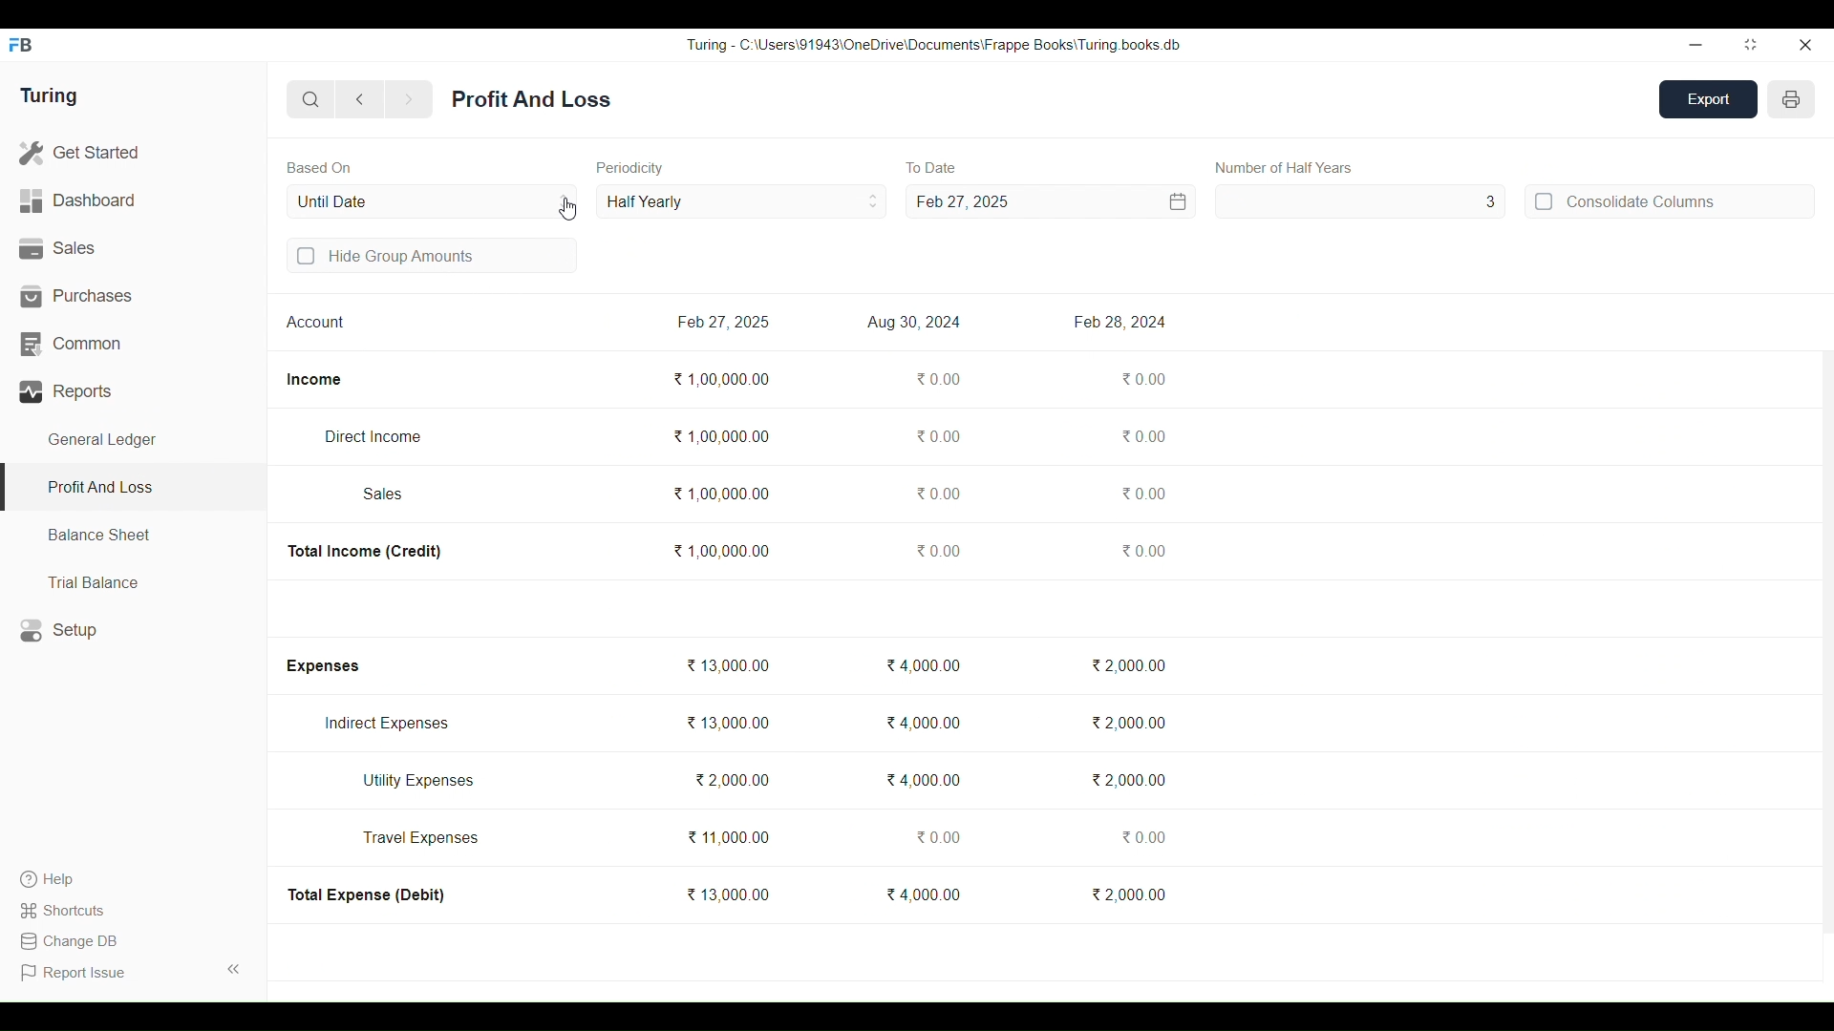 This screenshot has height=1031, width=1834. What do you see at coordinates (1361, 201) in the screenshot?
I see `3` at bounding box center [1361, 201].